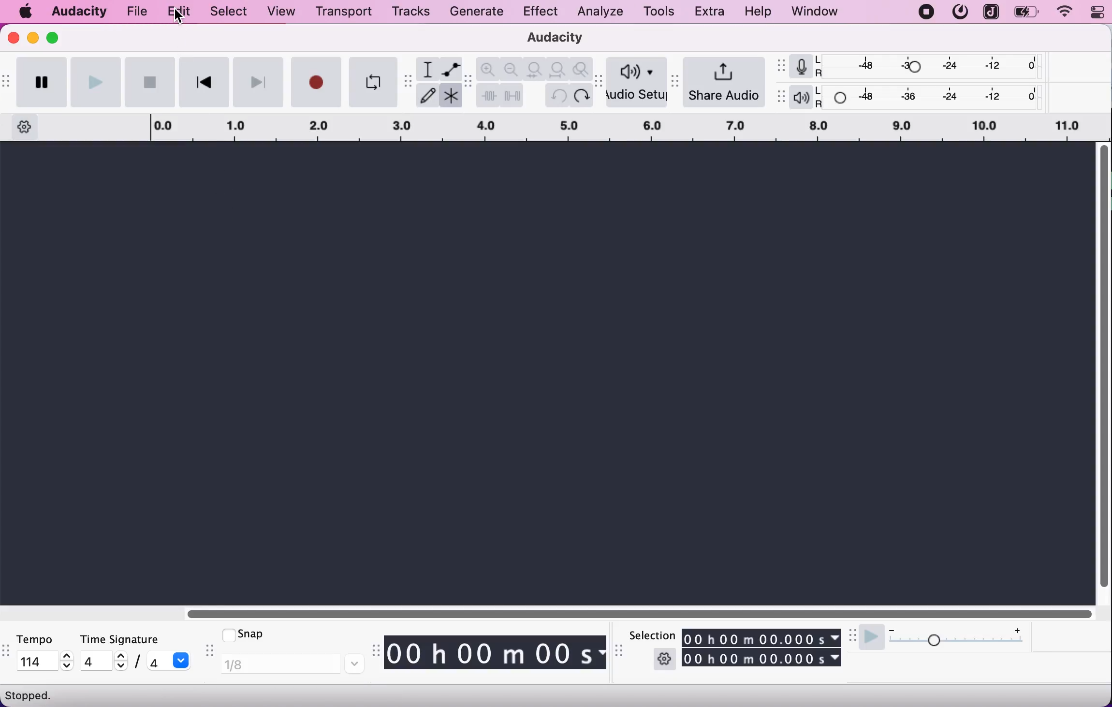 Image resolution: width=1112 pixels, height=707 pixels. I want to click on zoom in, so click(489, 69).